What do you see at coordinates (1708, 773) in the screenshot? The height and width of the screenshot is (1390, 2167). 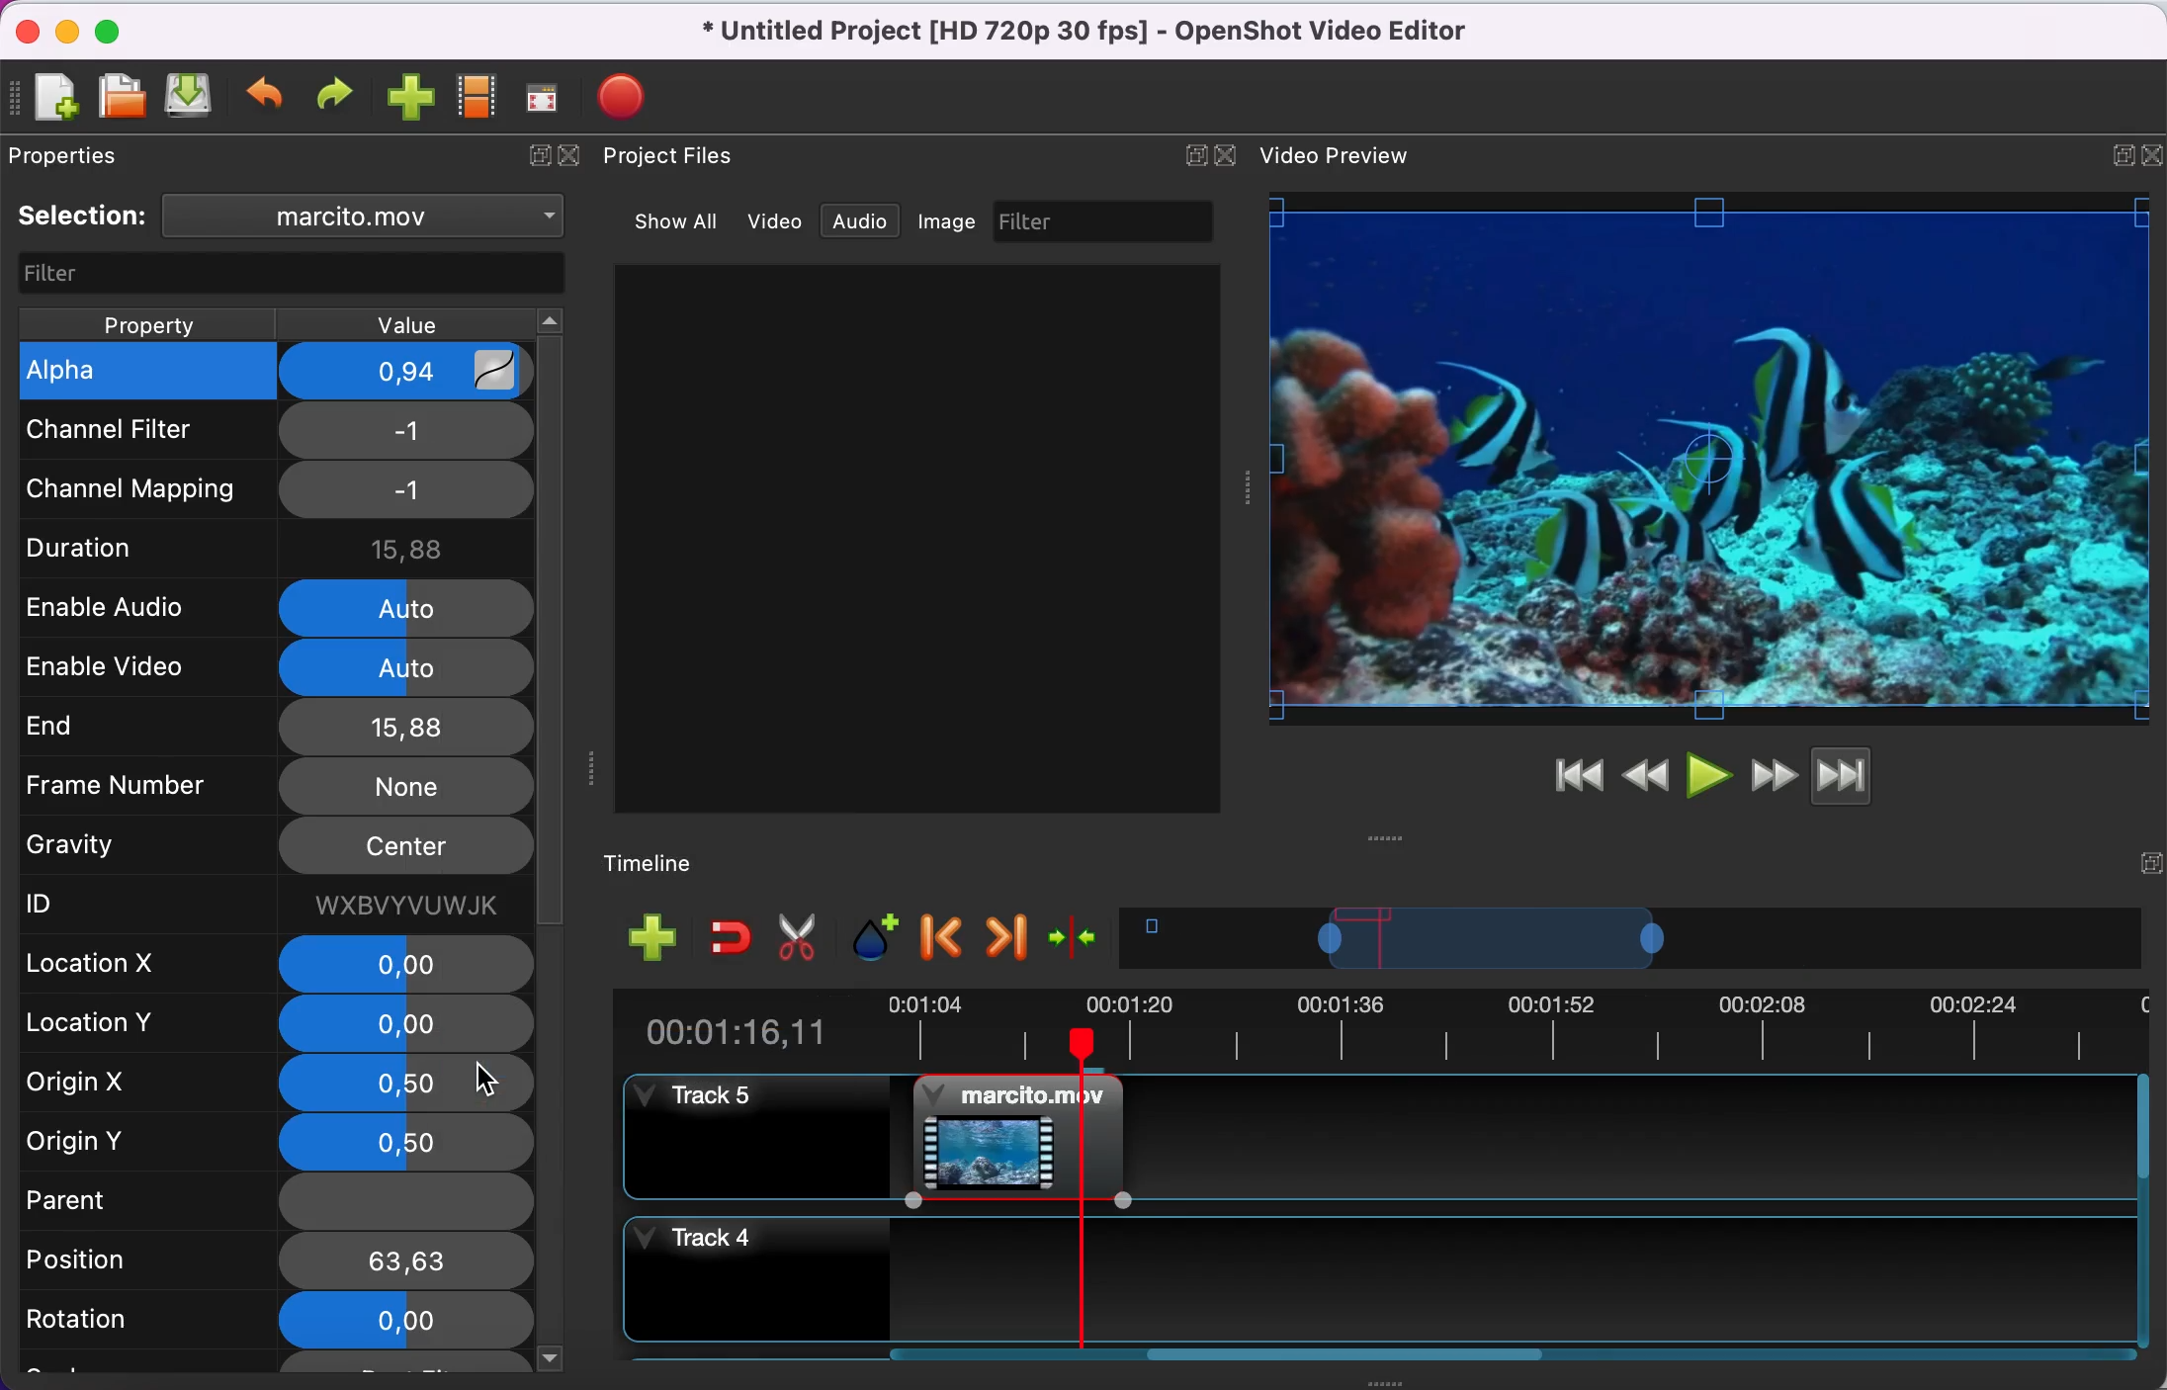 I see `play` at bounding box center [1708, 773].